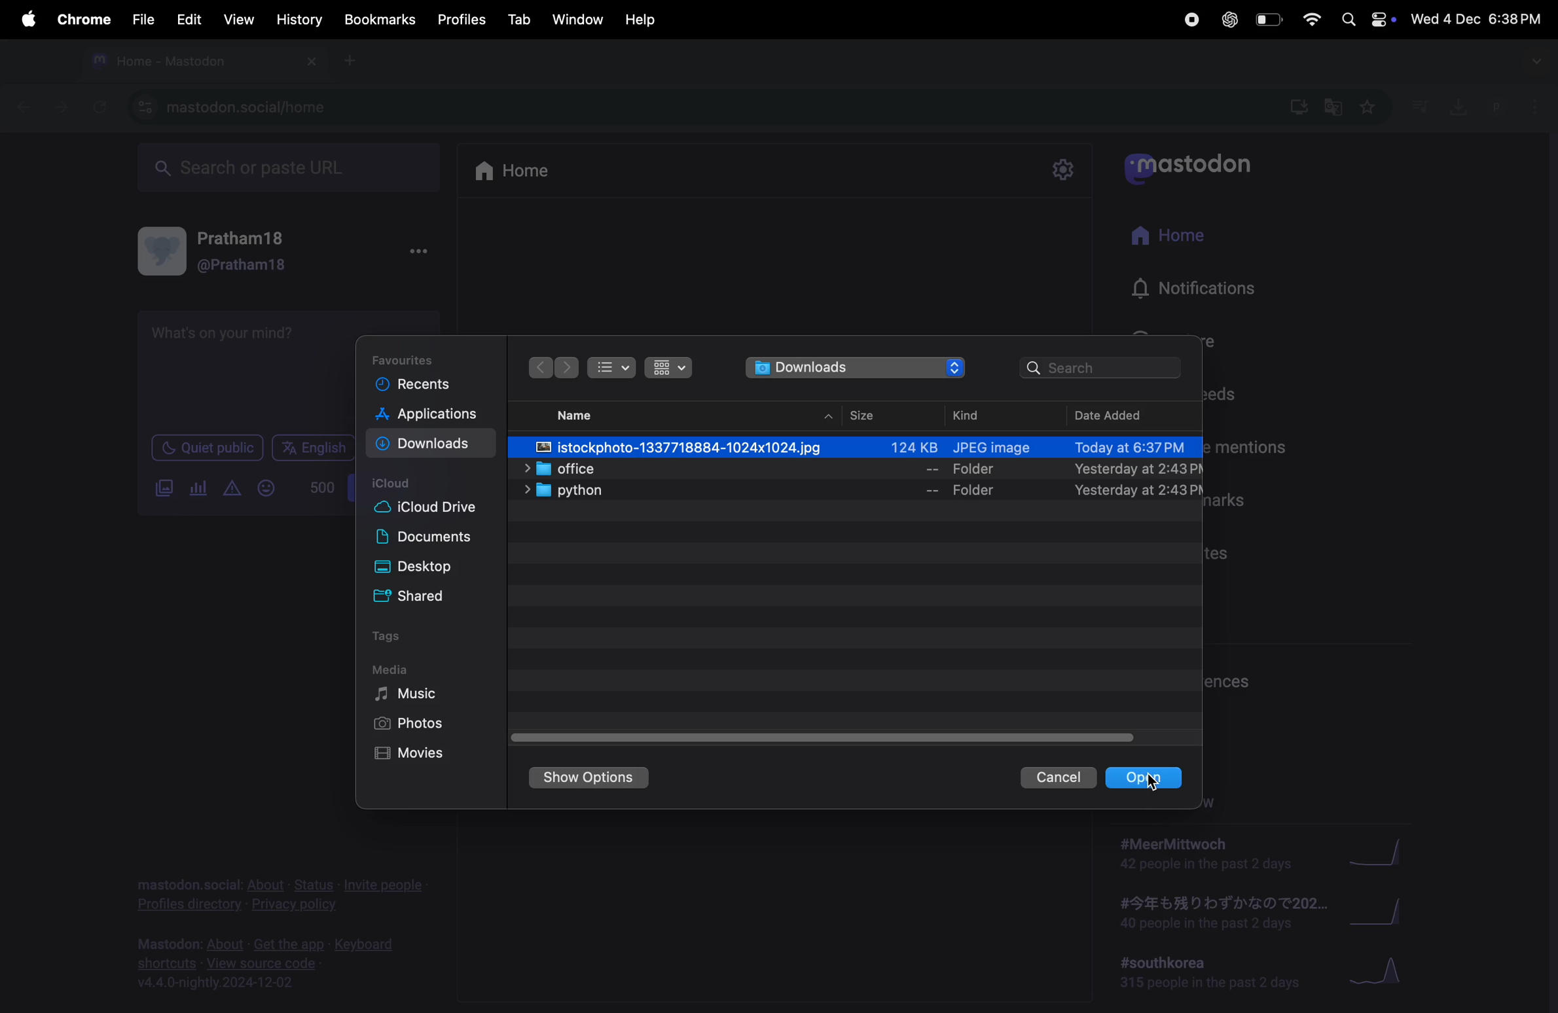 The image size is (1558, 1013). Describe the element at coordinates (856, 370) in the screenshot. I see `down loads` at that location.